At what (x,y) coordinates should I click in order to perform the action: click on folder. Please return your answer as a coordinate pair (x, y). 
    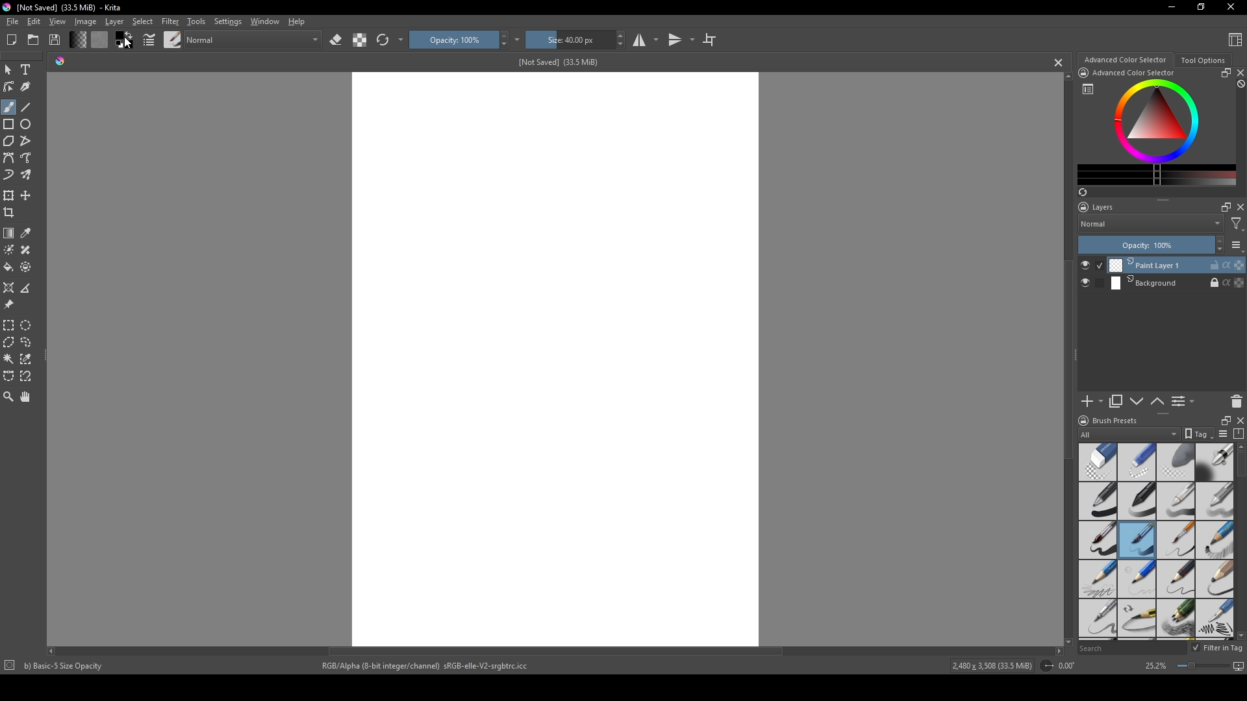
    Looking at the image, I should click on (33, 40).